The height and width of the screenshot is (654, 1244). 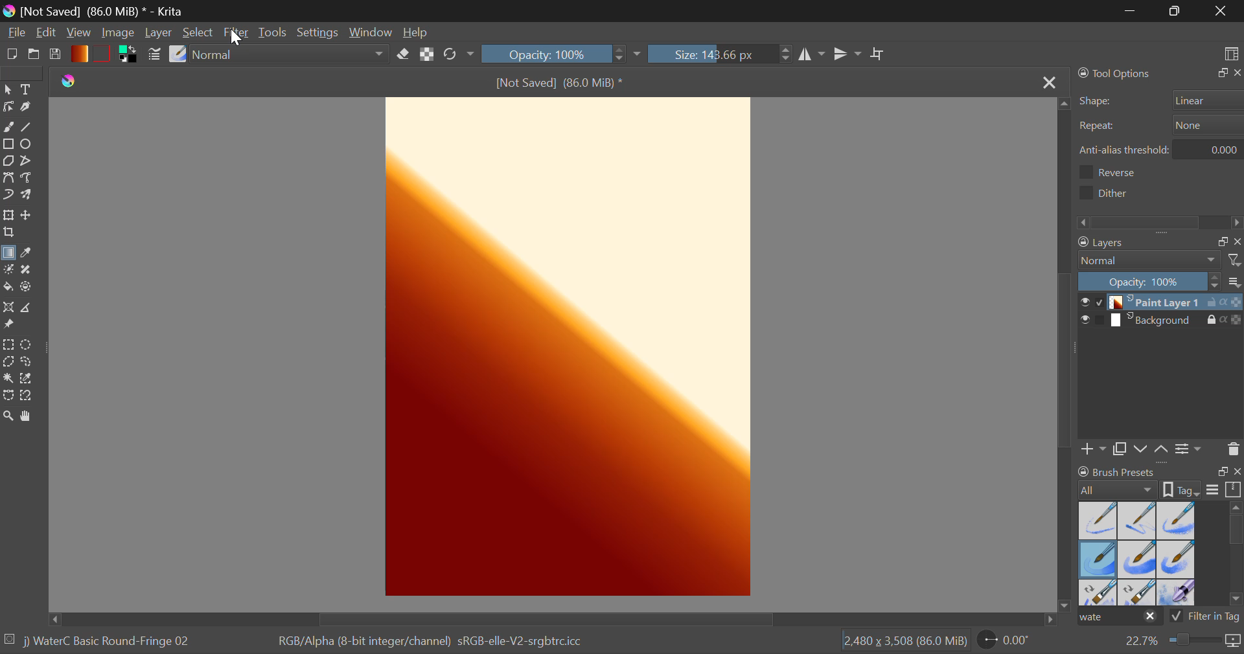 I want to click on scale, so click(x=1234, y=490).